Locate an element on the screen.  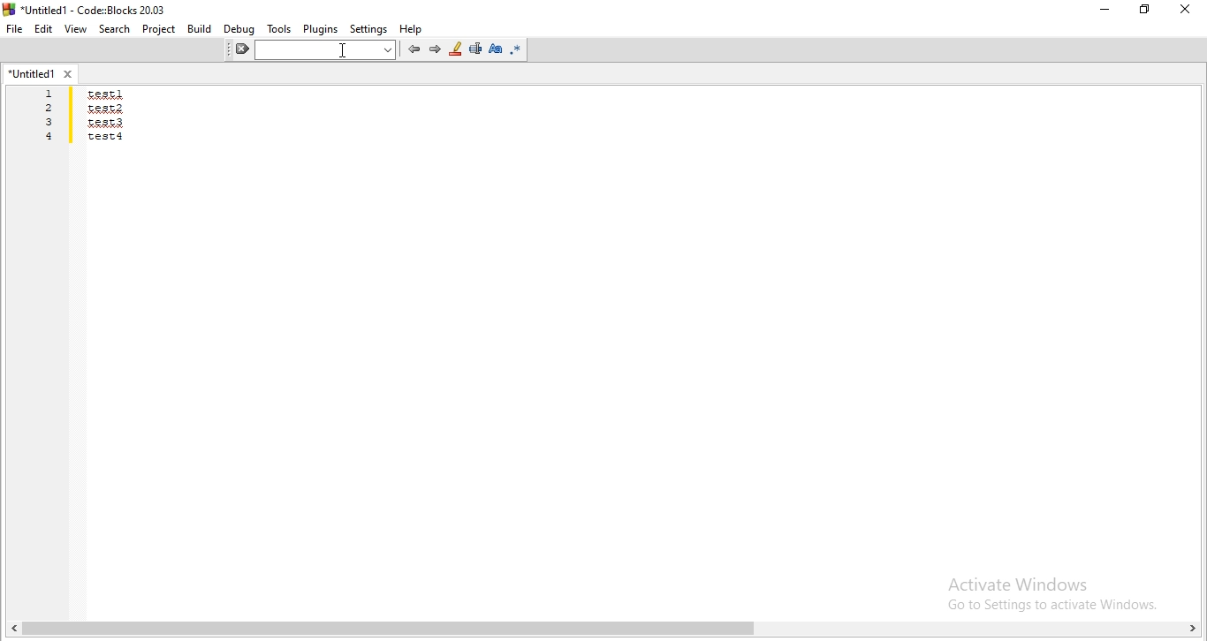
Help is located at coordinates (412, 29).